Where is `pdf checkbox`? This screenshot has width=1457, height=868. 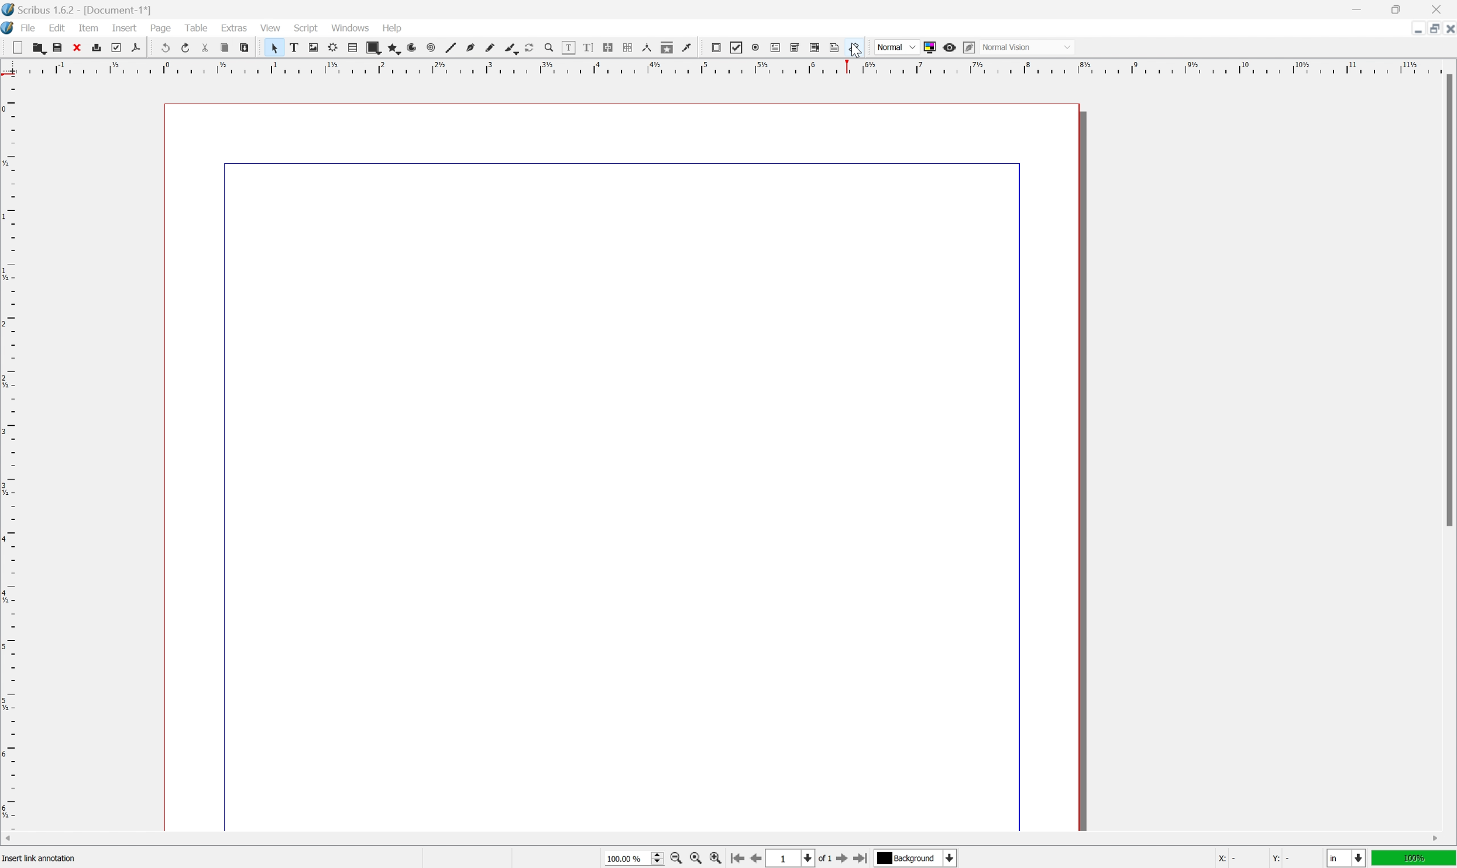 pdf checkbox is located at coordinates (737, 49).